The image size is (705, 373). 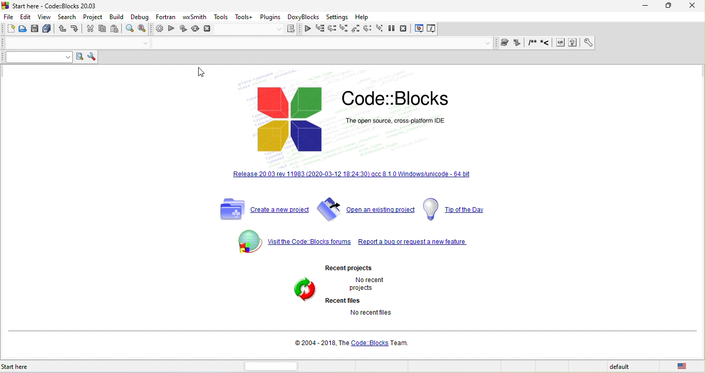 What do you see at coordinates (433, 28) in the screenshot?
I see `various info` at bounding box center [433, 28].